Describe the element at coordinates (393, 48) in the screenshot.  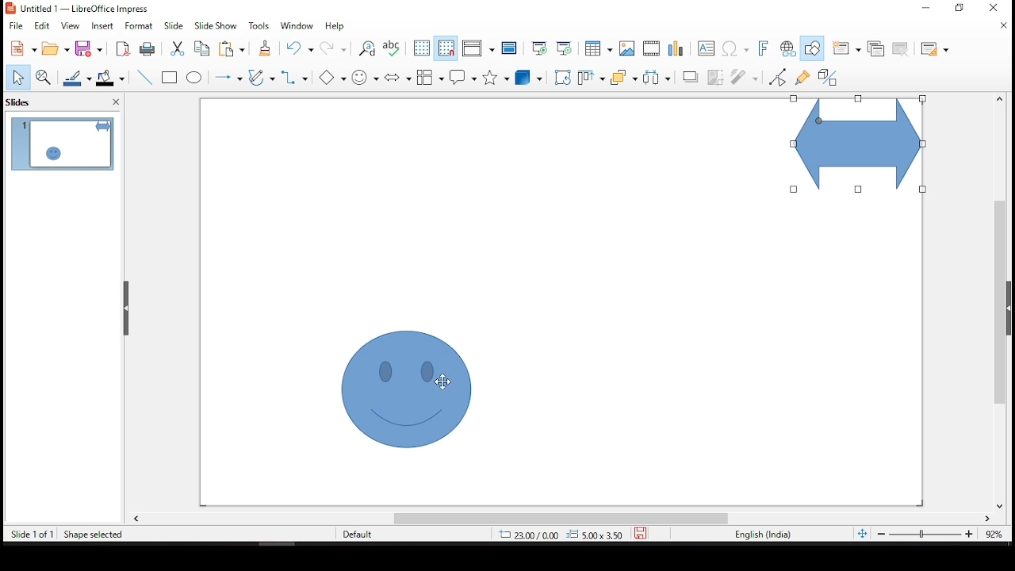
I see `spell check` at that location.